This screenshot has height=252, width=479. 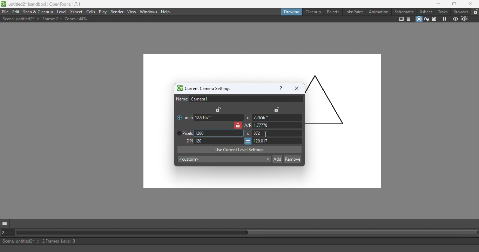 What do you see at coordinates (248, 141) in the screenshot?
I see `Force squared pixel` at bounding box center [248, 141].